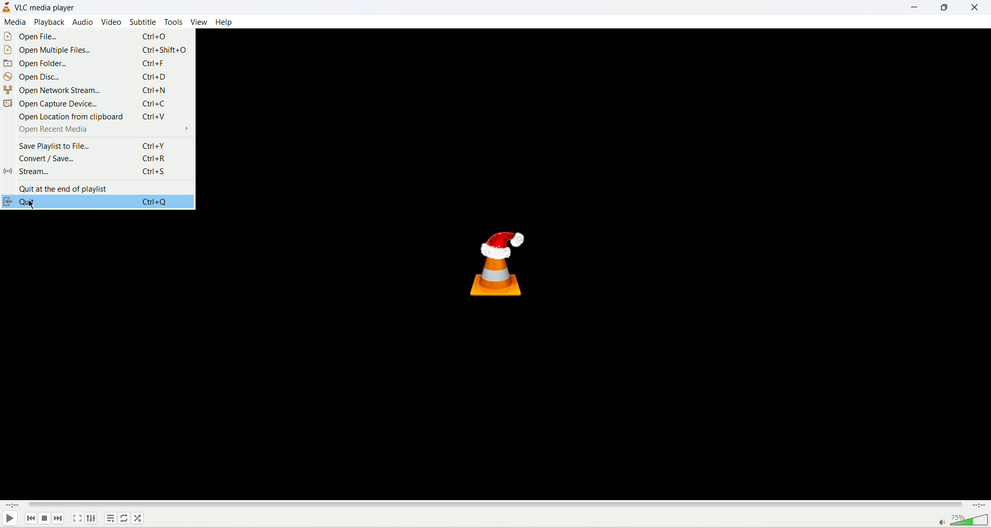 This screenshot has height=528, width=991. Describe the element at coordinates (96, 90) in the screenshot. I see `open network stream` at that location.